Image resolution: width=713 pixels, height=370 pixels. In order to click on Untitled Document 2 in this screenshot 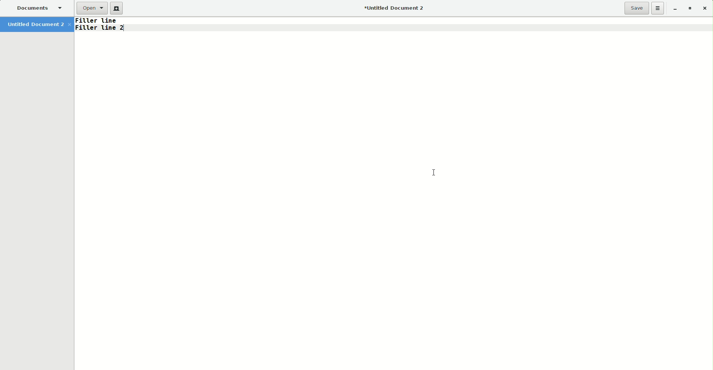, I will do `click(395, 9)`.